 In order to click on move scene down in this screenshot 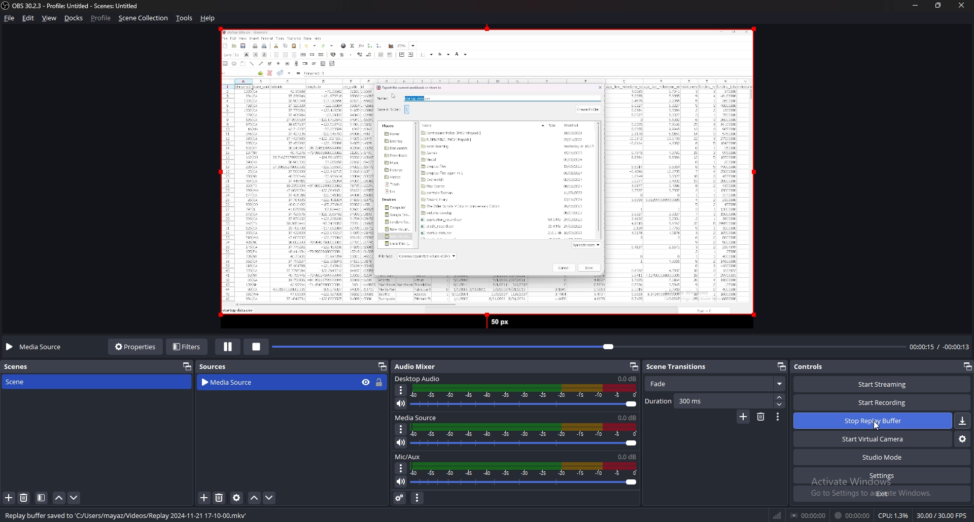, I will do `click(74, 498)`.